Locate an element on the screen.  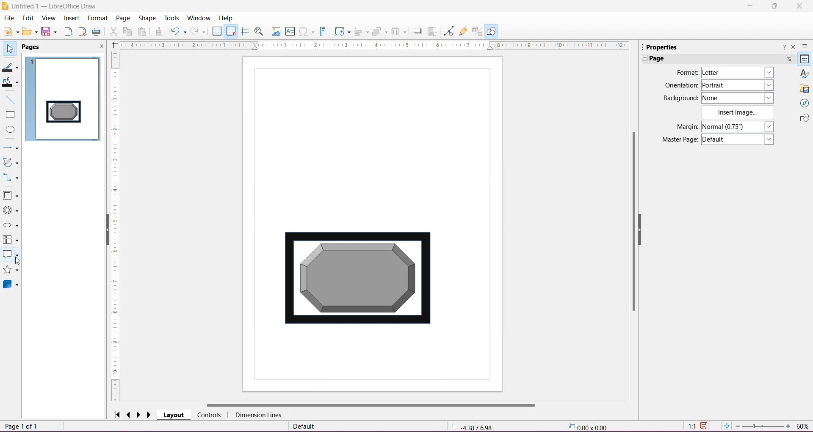
Insert is located at coordinates (71, 18).